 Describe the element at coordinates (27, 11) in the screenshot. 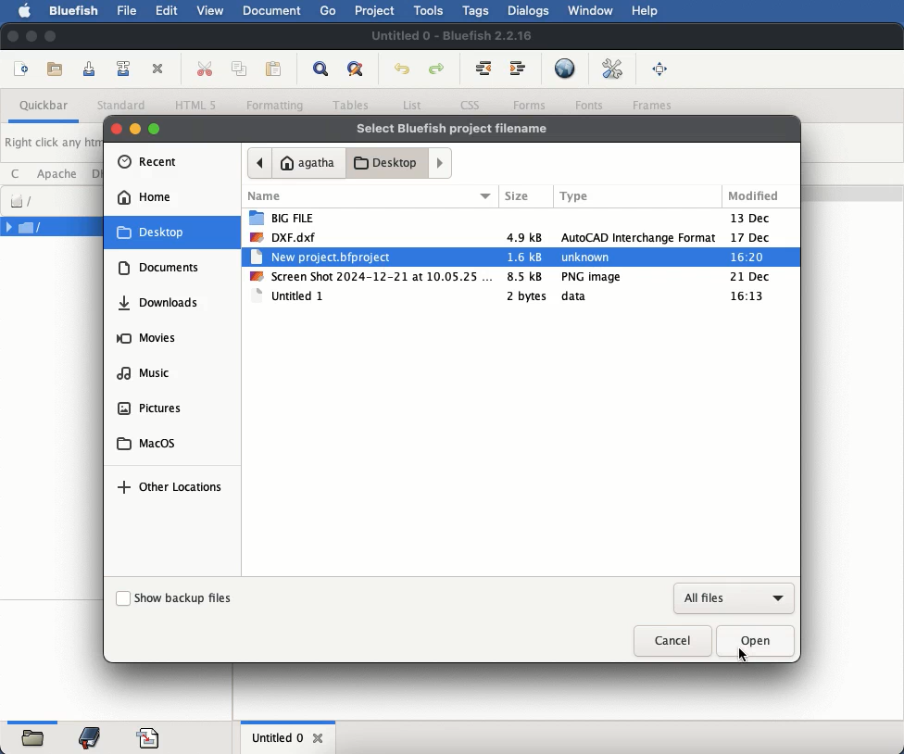

I see `apple` at that location.